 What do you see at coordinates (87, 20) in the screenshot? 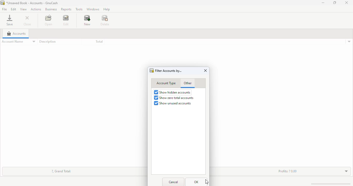
I see `new` at bounding box center [87, 20].